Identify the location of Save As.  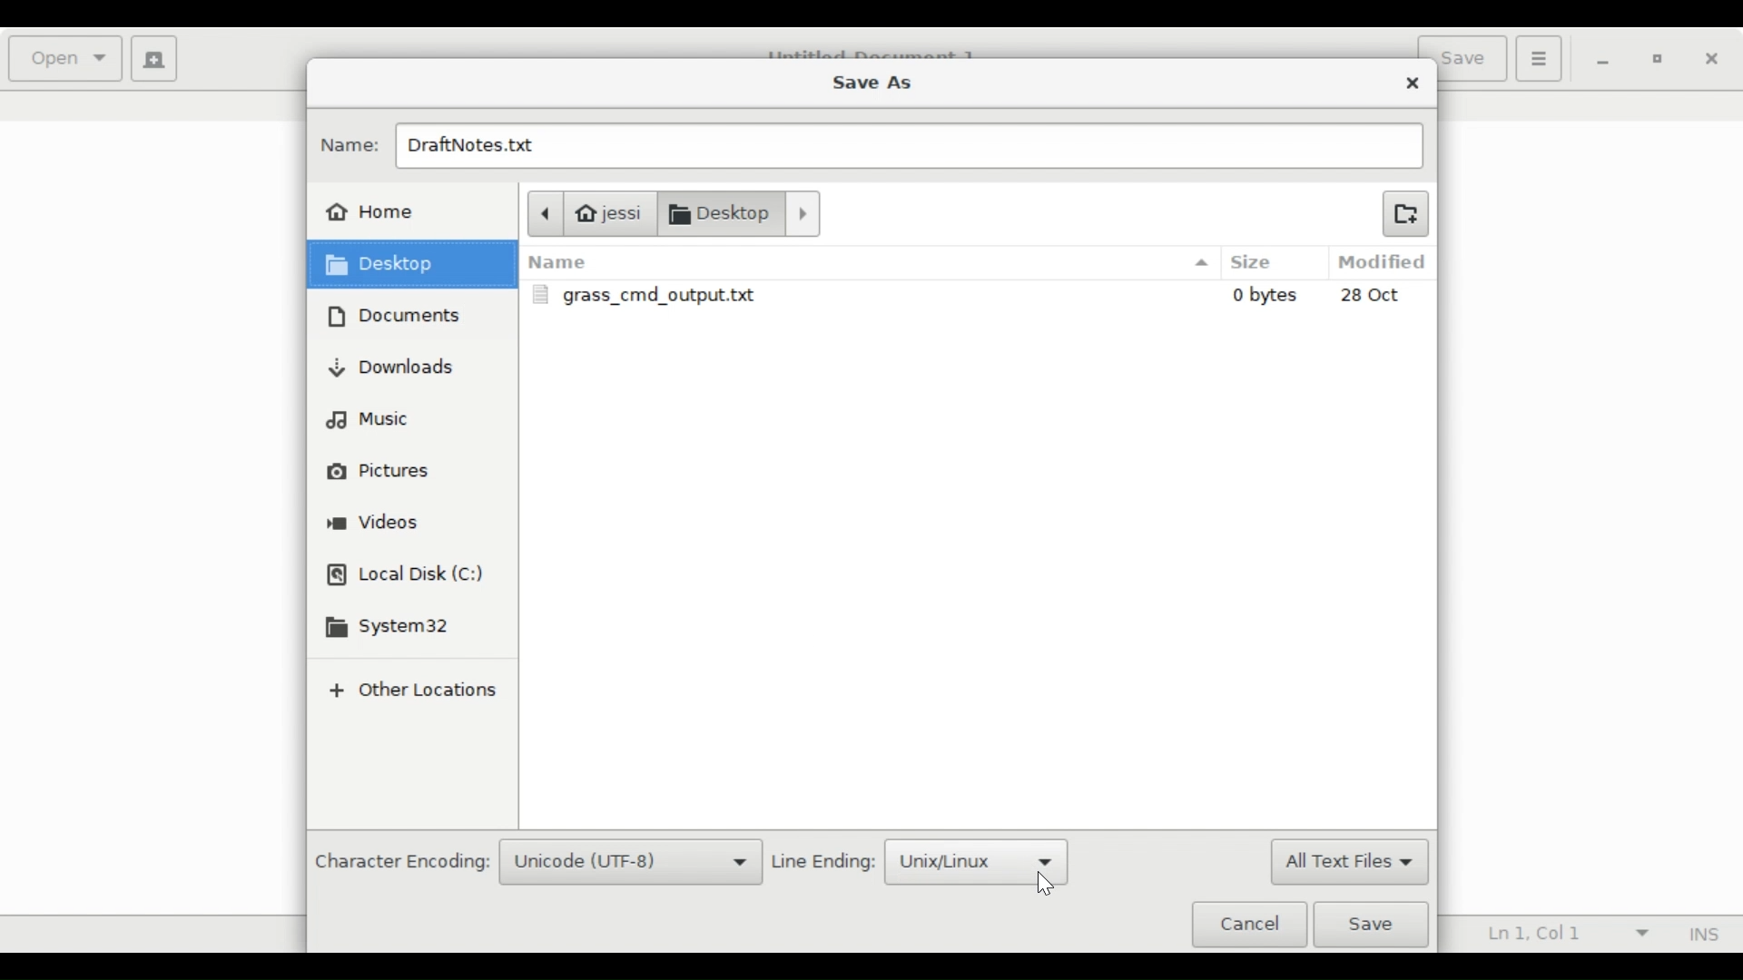
(871, 81).